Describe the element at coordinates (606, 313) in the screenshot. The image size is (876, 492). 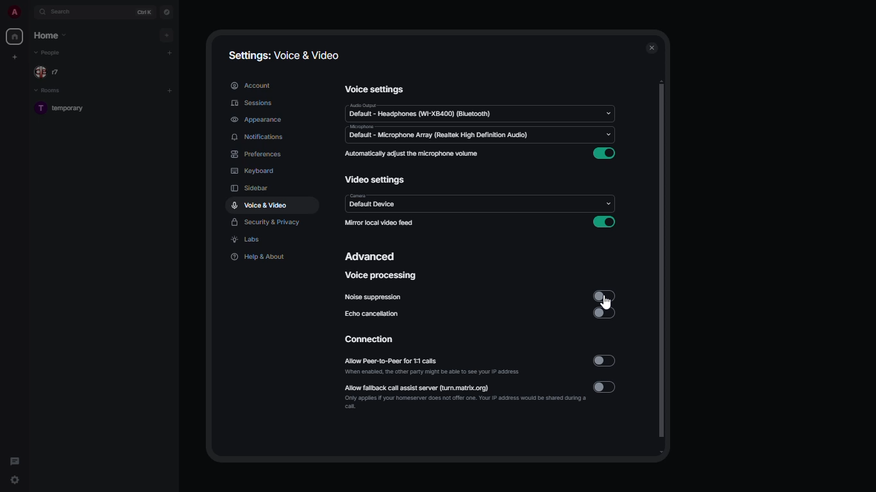
I see `disabled` at that location.